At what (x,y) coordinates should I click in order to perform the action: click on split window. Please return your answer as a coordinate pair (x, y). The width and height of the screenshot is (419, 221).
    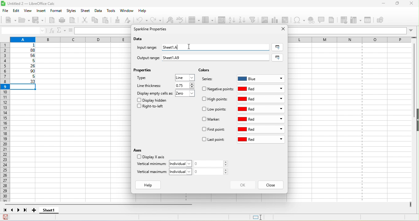
    Looking at the image, I should click on (369, 20).